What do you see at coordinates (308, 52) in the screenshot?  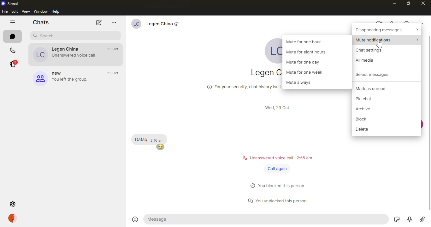 I see `mute for 8 hour` at bounding box center [308, 52].